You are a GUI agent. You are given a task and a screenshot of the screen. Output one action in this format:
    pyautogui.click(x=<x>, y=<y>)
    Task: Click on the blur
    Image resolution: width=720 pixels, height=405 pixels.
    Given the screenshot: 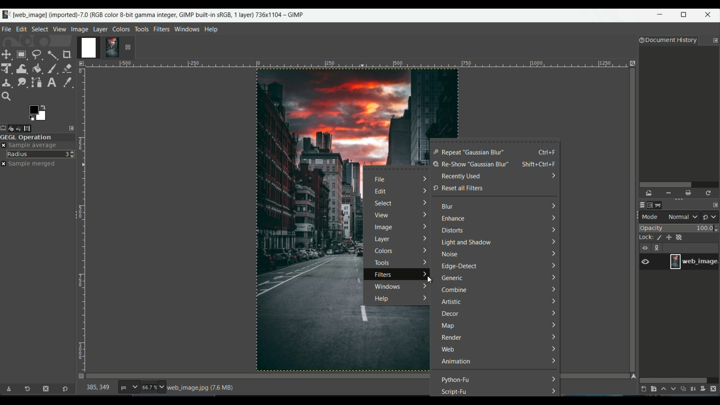 What is the action you would take?
    pyautogui.click(x=448, y=208)
    